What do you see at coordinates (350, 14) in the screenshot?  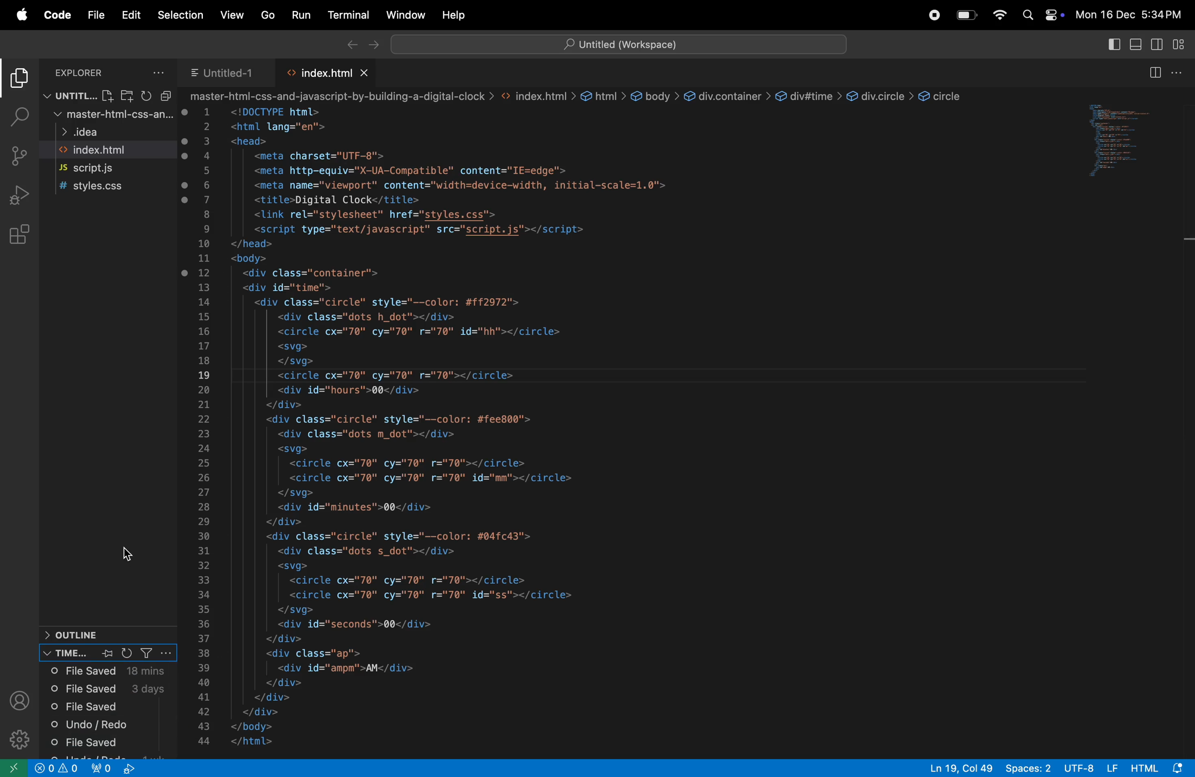 I see `terminal` at bounding box center [350, 14].